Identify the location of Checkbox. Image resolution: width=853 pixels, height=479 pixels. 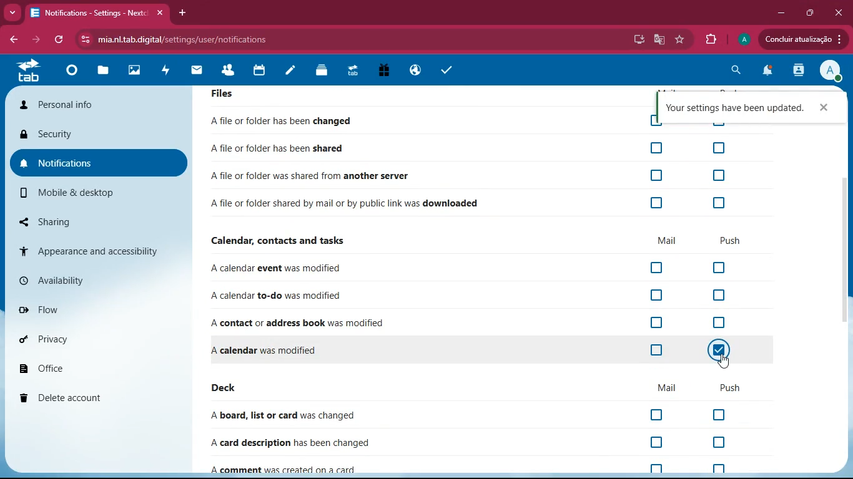
(721, 174).